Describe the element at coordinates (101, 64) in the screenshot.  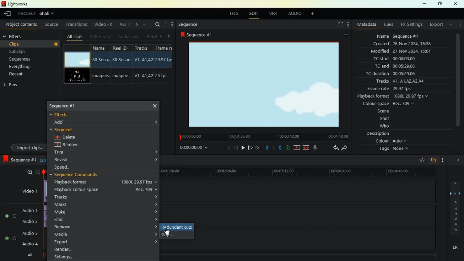
I see `name` at that location.